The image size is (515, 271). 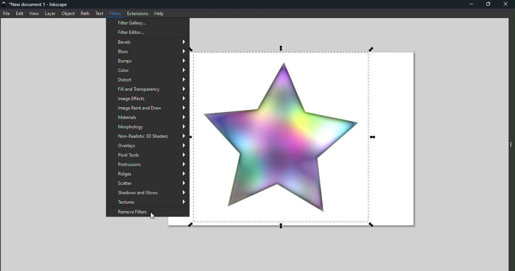 I want to click on Protrusions, so click(x=148, y=163).